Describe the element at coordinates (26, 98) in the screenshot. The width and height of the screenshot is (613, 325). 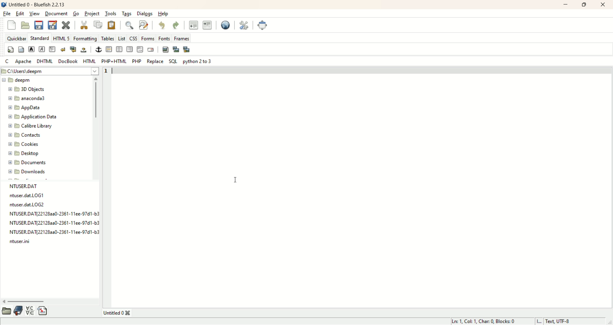
I see `anaconda3` at that location.